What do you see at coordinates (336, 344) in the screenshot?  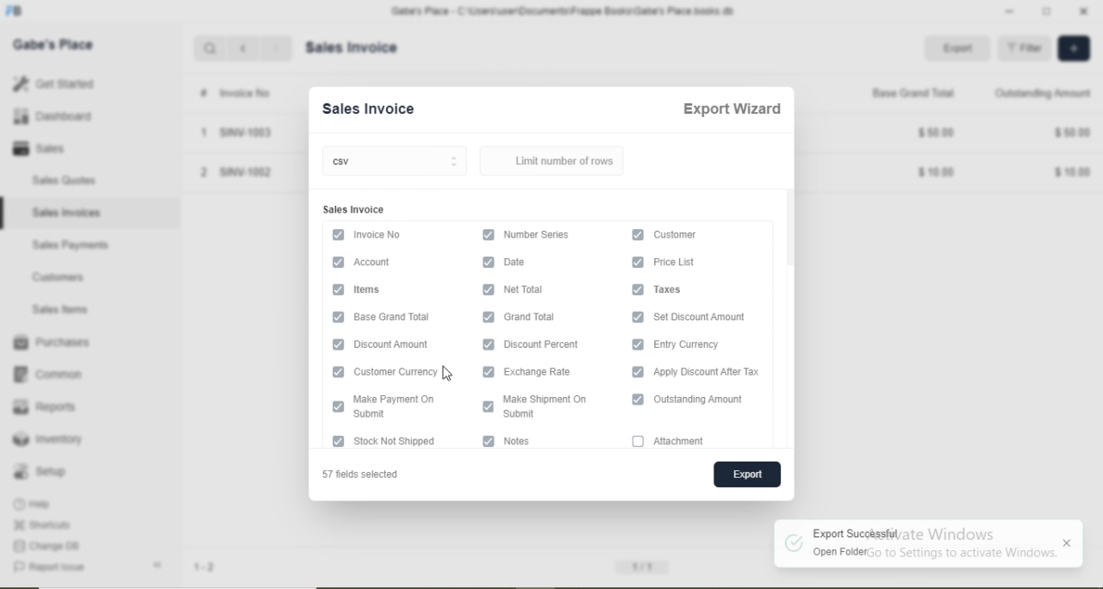 I see `checkbox` at bounding box center [336, 344].